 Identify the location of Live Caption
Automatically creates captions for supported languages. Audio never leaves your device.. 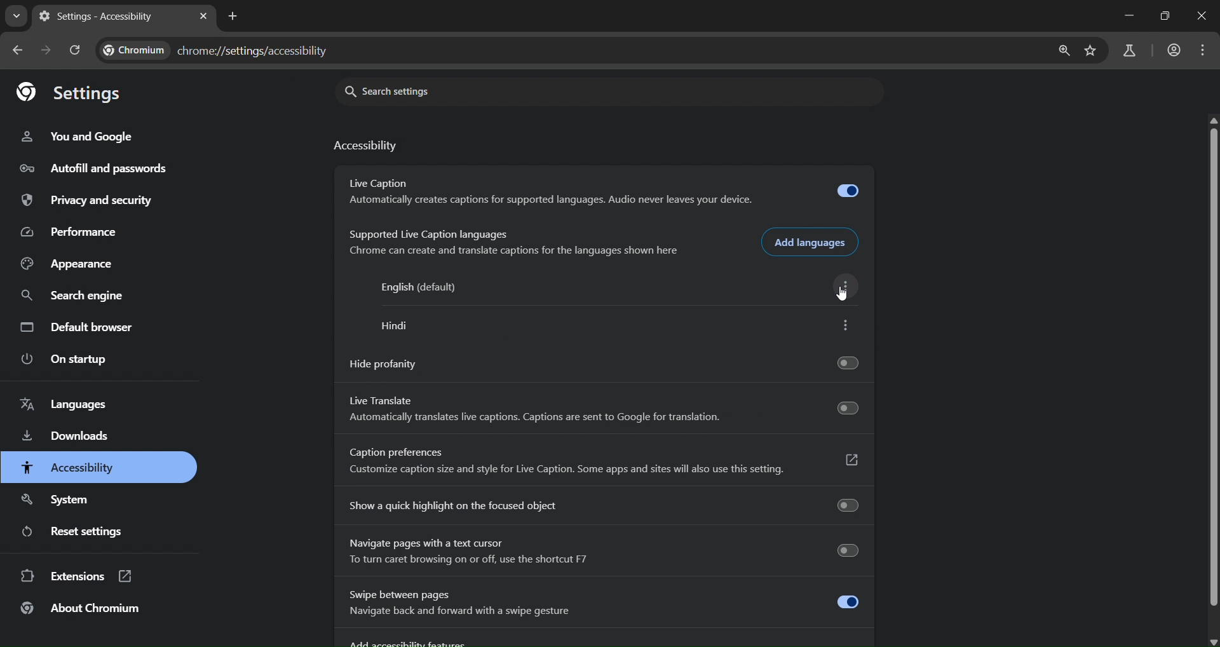
(604, 193).